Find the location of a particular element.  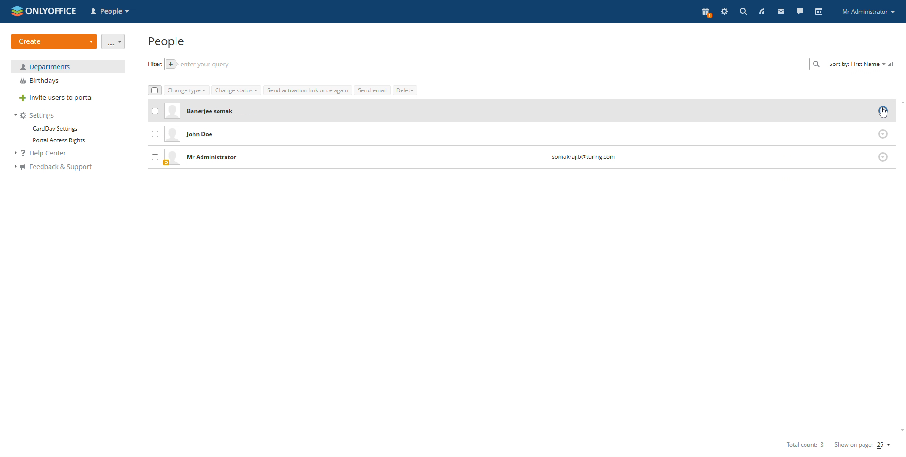

actions is located at coordinates (882, 157).